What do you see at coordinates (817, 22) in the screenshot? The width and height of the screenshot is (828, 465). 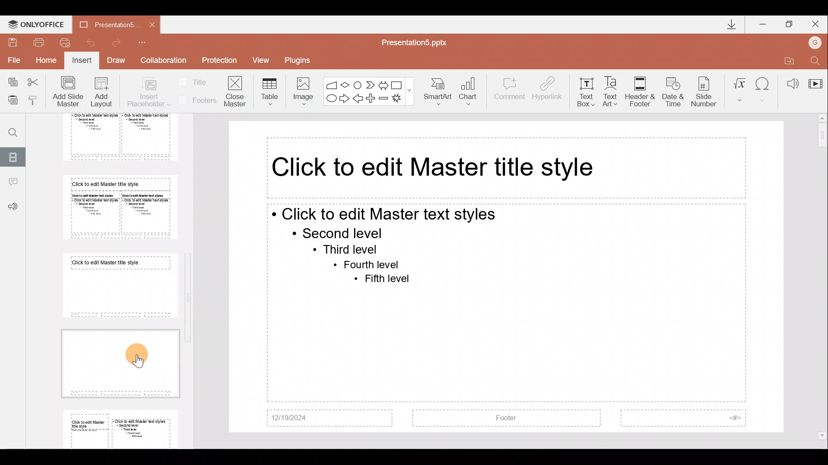 I see `Close` at bounding box center [817, 22].